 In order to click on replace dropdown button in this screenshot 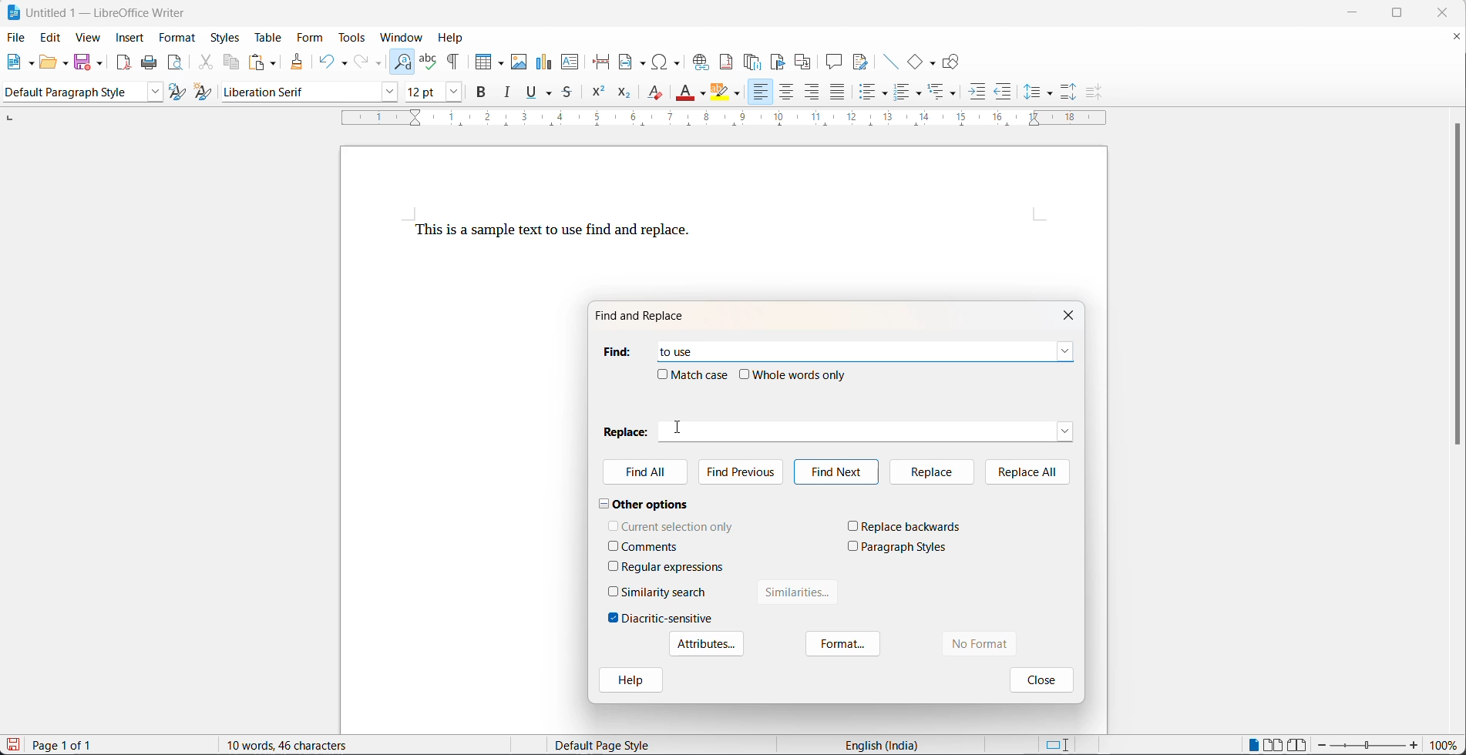, I will do `click(1066, 430)`.